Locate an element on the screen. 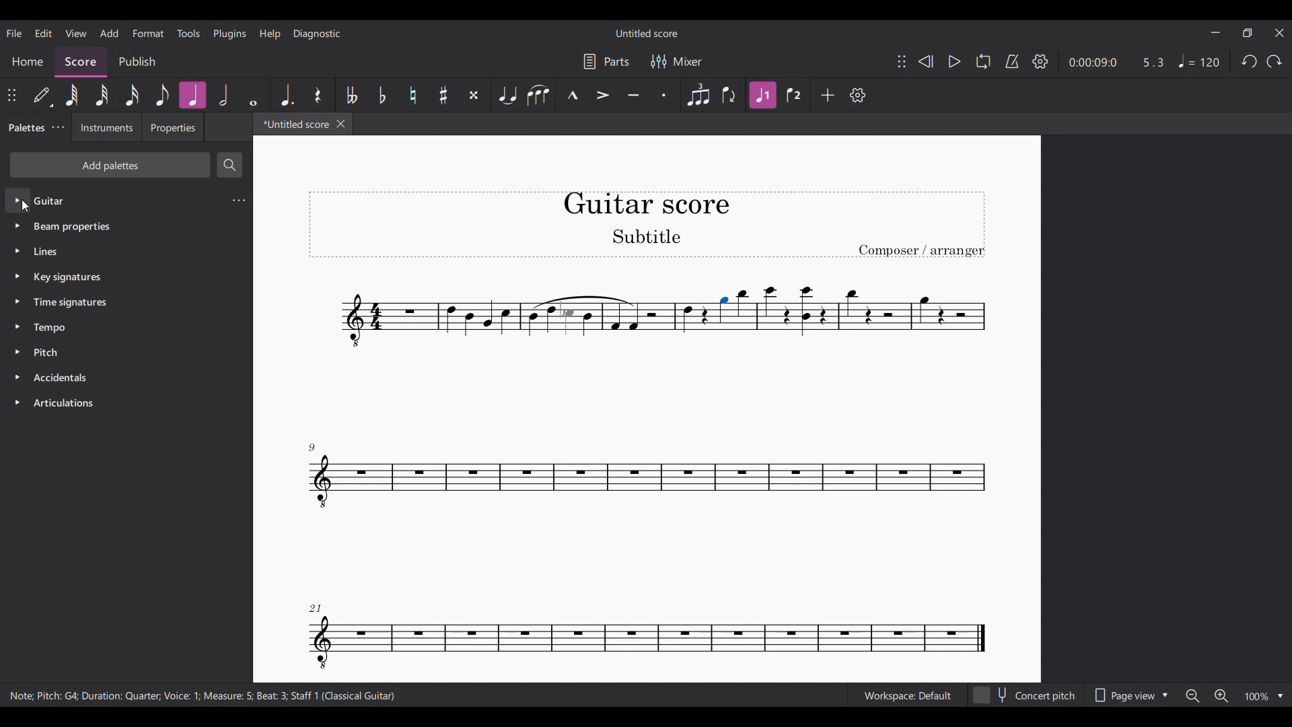  Format menu is located at coordinates (148, 33).